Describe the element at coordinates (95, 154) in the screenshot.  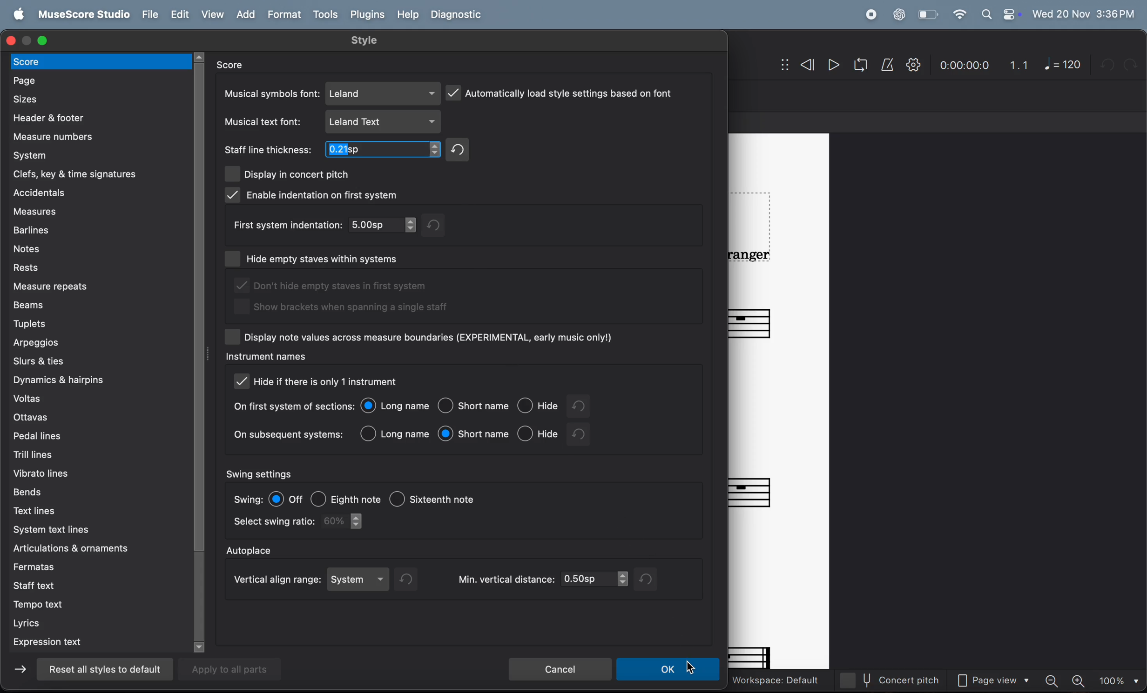
I see `system` at that location.